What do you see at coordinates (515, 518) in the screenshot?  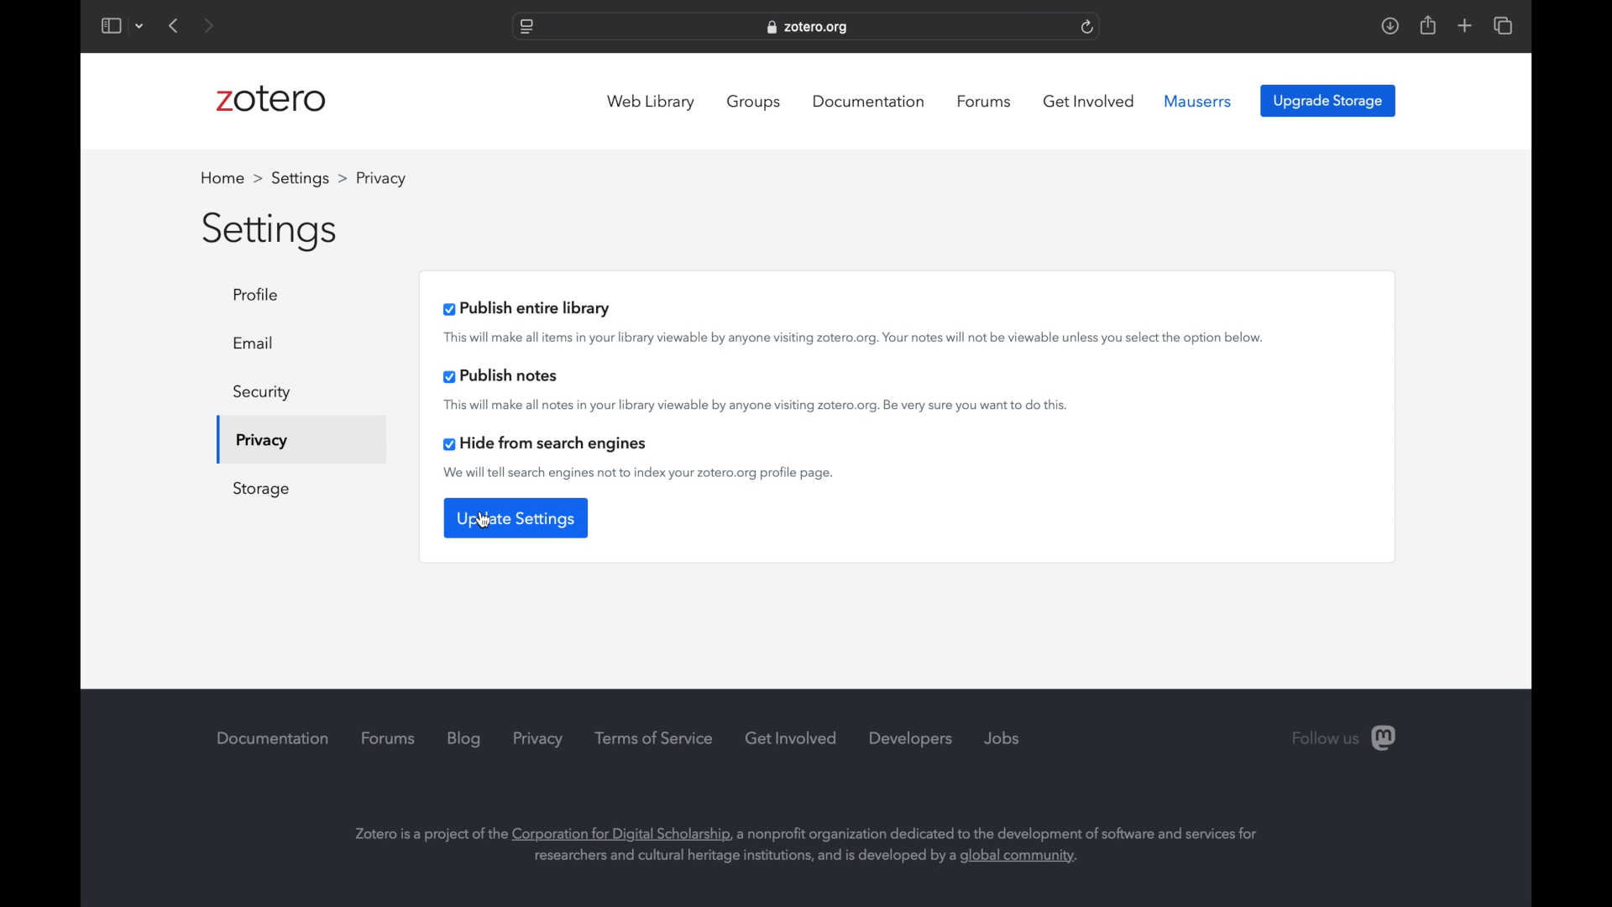 I see `update settings` at bounding box center [515, 518].